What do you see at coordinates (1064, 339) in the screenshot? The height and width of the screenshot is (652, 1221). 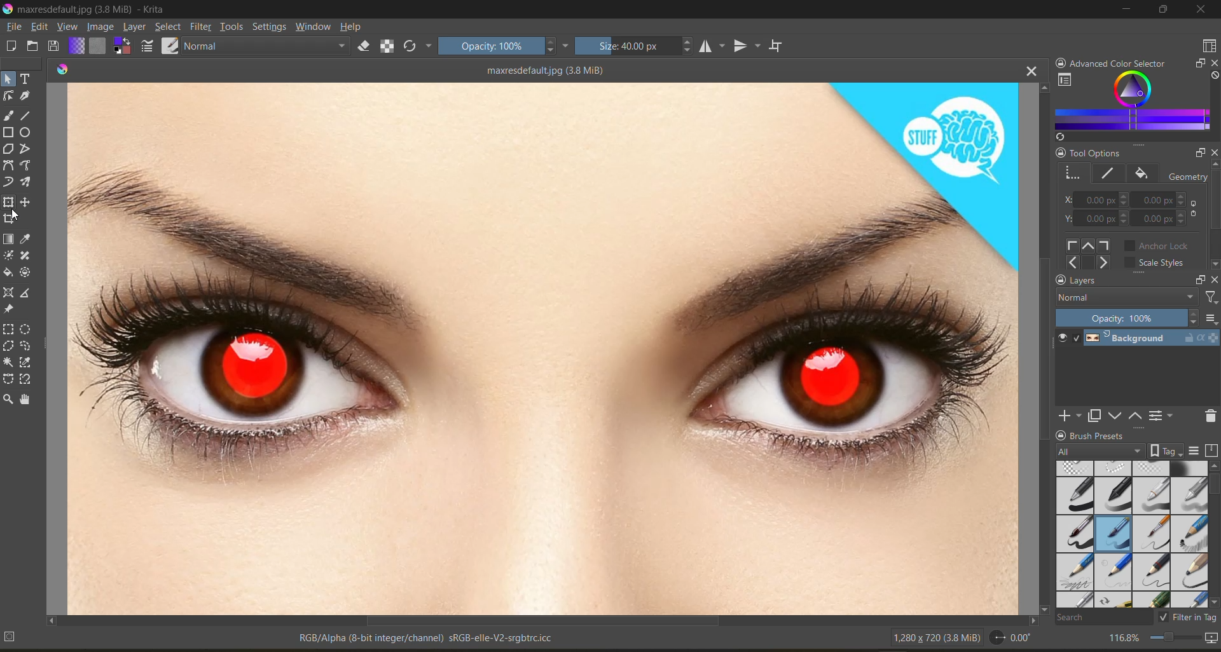 I see `preview` at bounding box center [1064, 339].